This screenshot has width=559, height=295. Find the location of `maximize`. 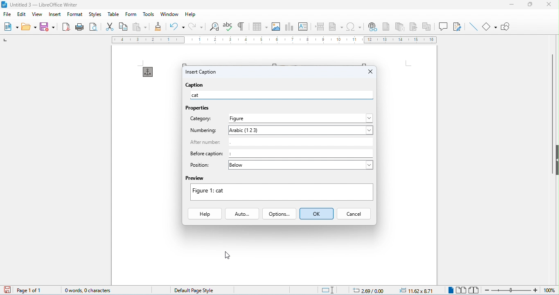

maximize is located at coordinates (529, 5).